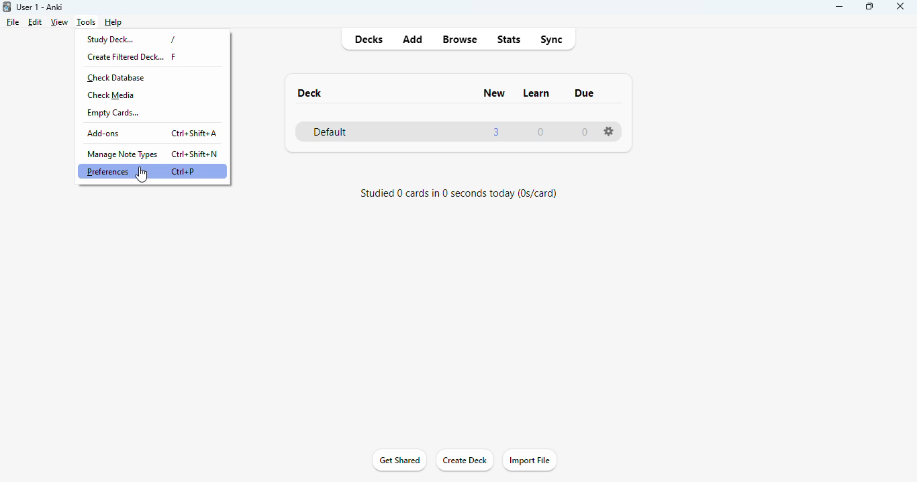  I want to click on close, so click(900, 8).